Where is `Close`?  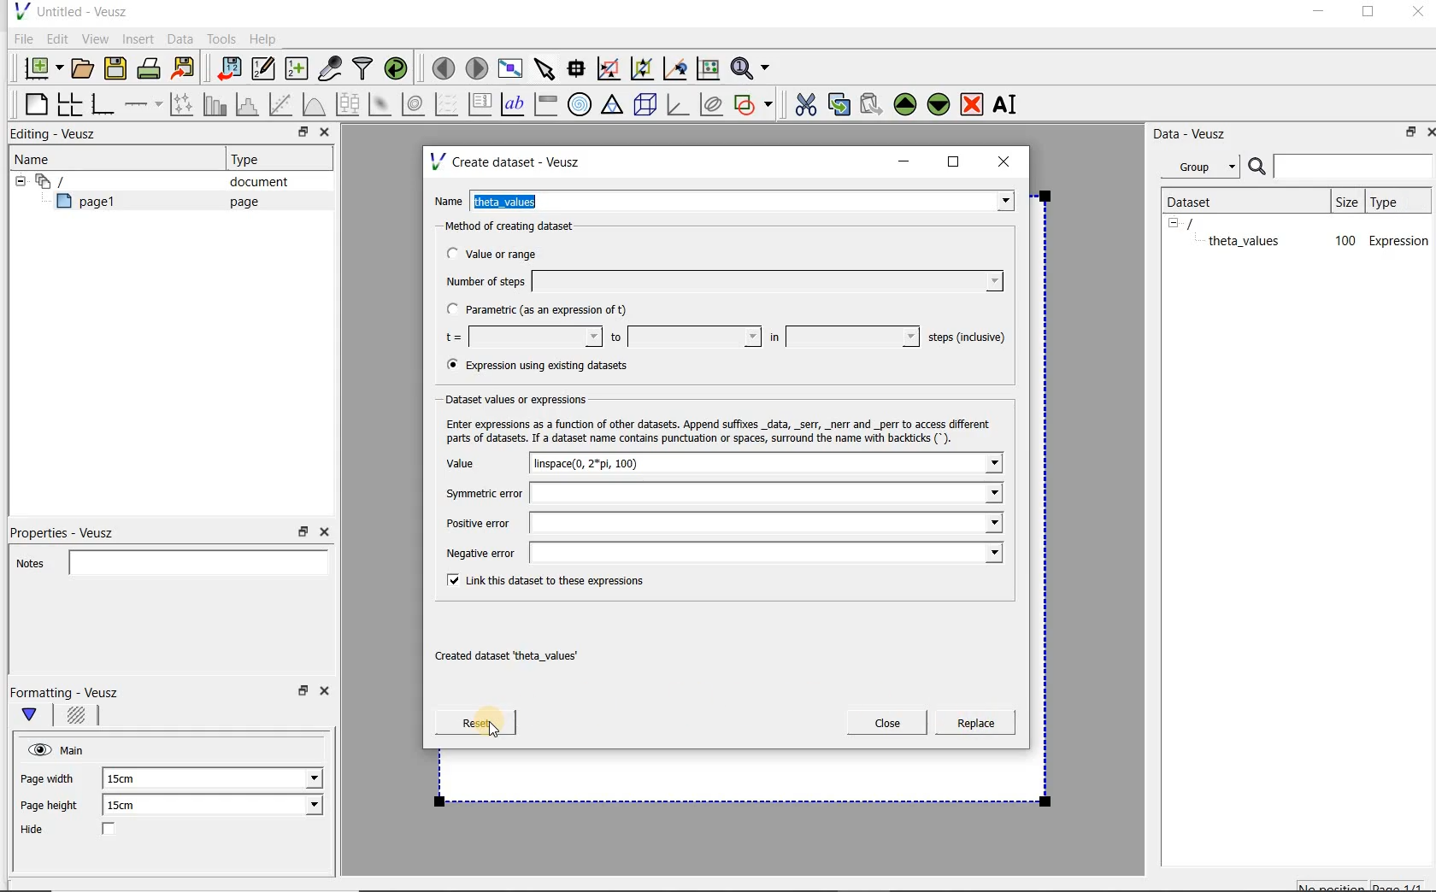
Close is located at coordinates (887, 723).